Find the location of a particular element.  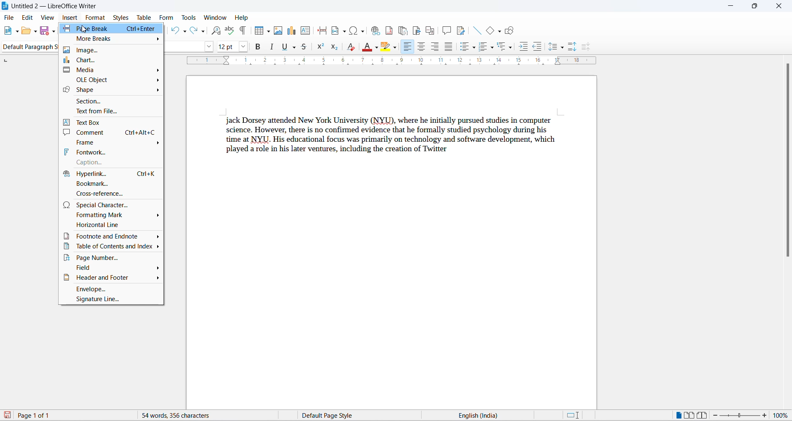

toggle unordered list is located at coordinates (464, 47).